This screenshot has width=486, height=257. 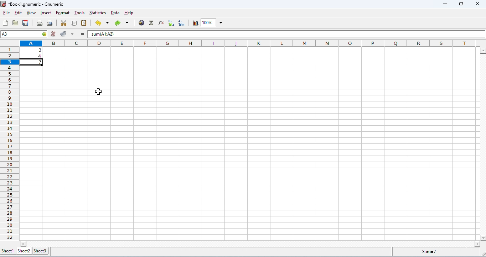 I want to click on =sum(A1:A2), so click(x=110, y=34).